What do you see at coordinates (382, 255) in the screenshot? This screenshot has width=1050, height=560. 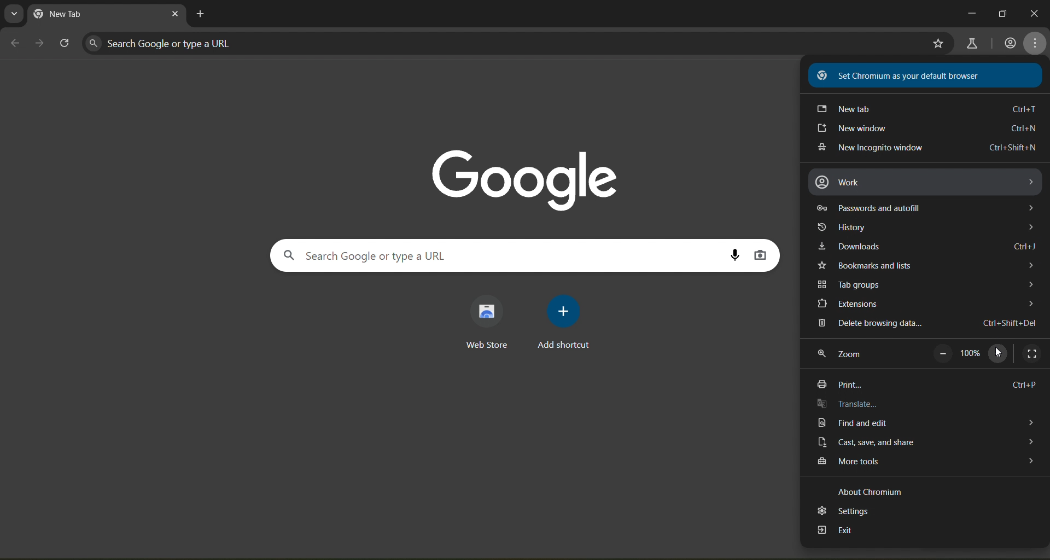 I see `search panel` at bounding box center [382, 255].